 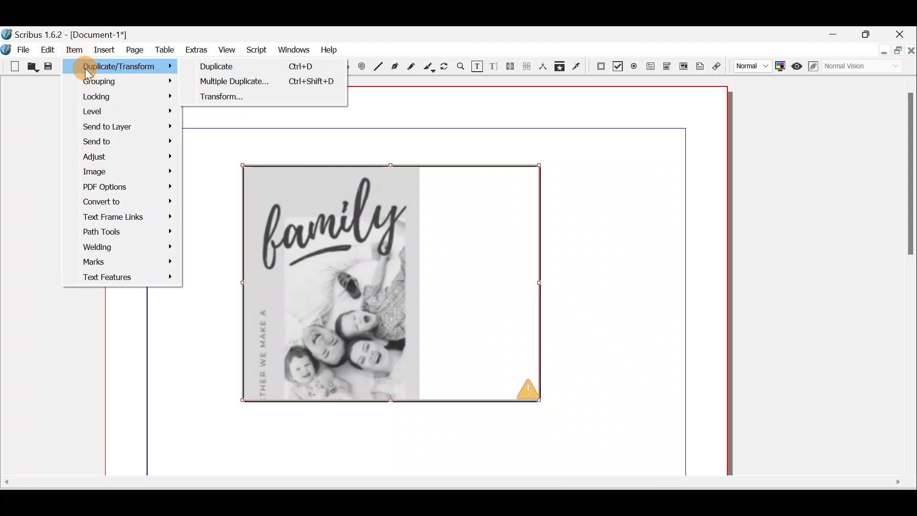 What do you see at coordinates (798, 65) in the screenshot?
I see `Preview mode` at bounding box center [798, 65].